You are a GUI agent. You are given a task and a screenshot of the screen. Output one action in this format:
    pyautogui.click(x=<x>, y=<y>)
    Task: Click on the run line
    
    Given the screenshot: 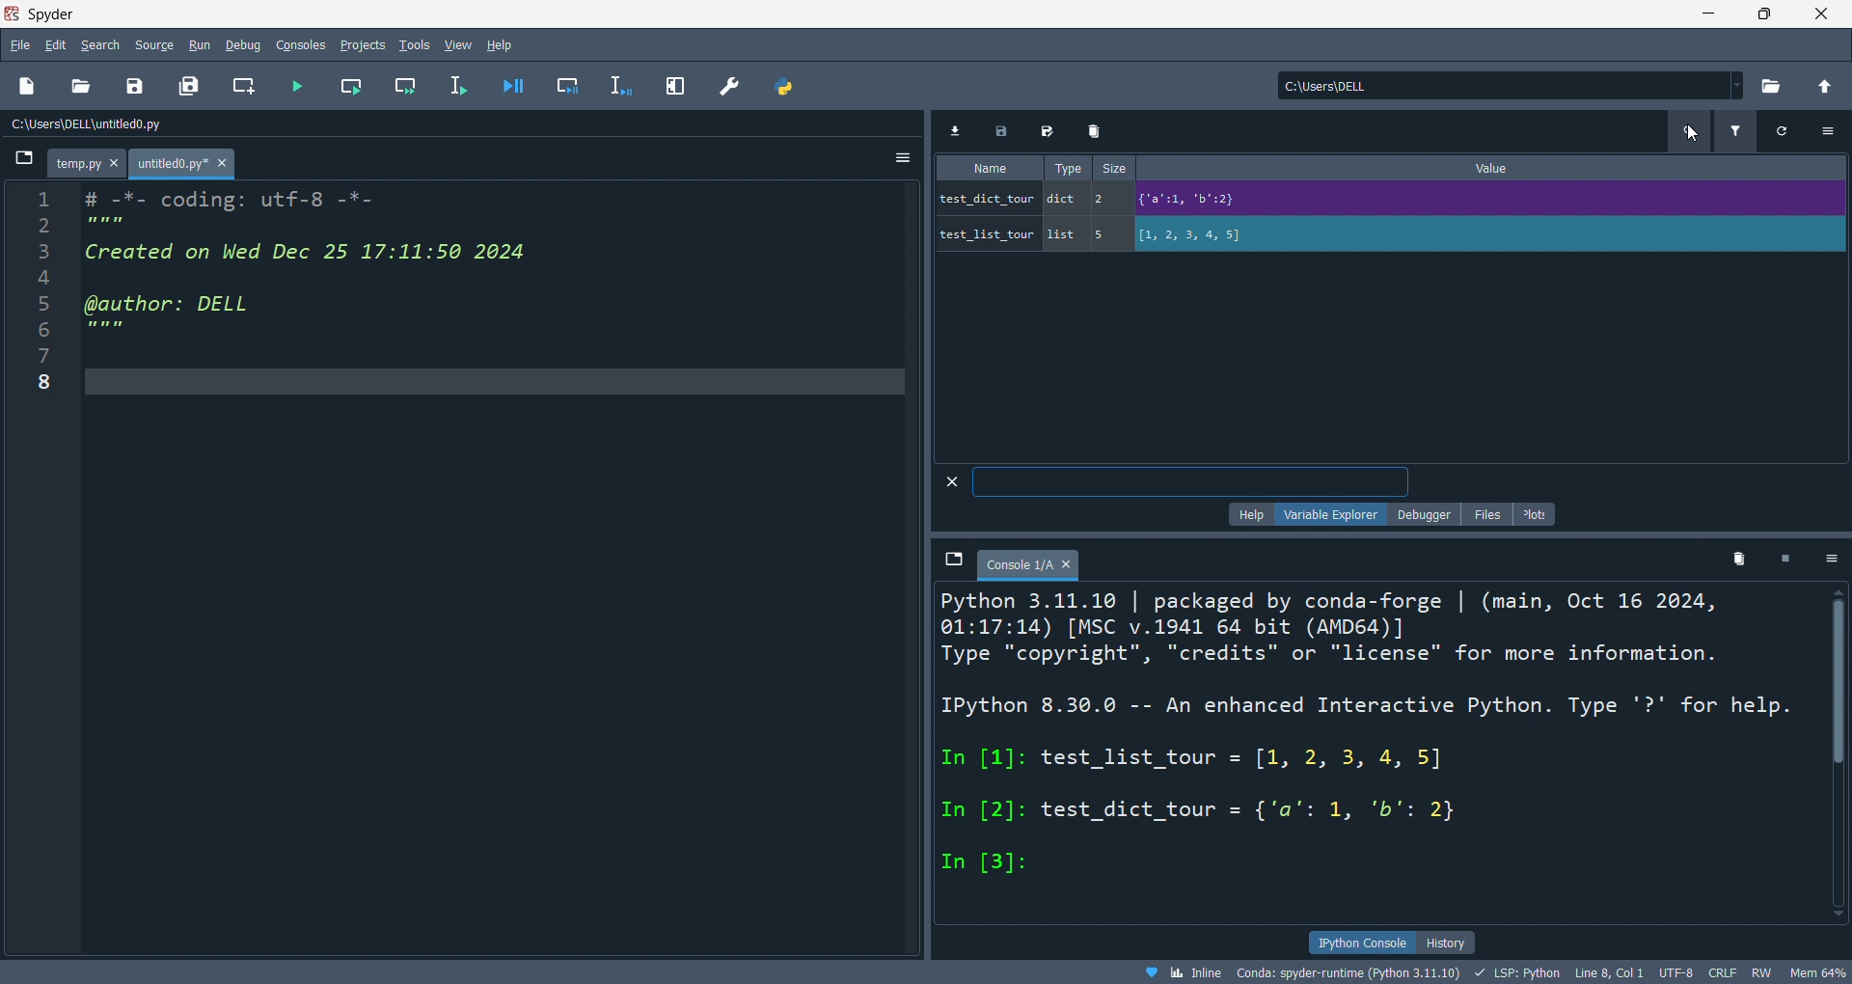 What is the action you would take?
    pyautogui.click(x=454, y=84)
    